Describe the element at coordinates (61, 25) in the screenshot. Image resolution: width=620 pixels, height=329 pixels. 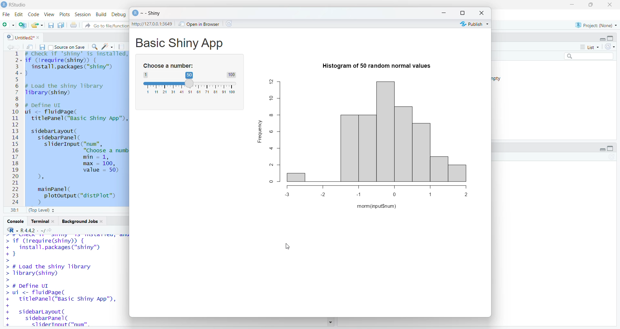
I see `save all` at that location.